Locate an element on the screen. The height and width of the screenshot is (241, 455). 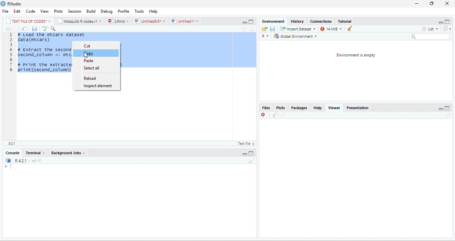
close is located at coordinates (101, 21).